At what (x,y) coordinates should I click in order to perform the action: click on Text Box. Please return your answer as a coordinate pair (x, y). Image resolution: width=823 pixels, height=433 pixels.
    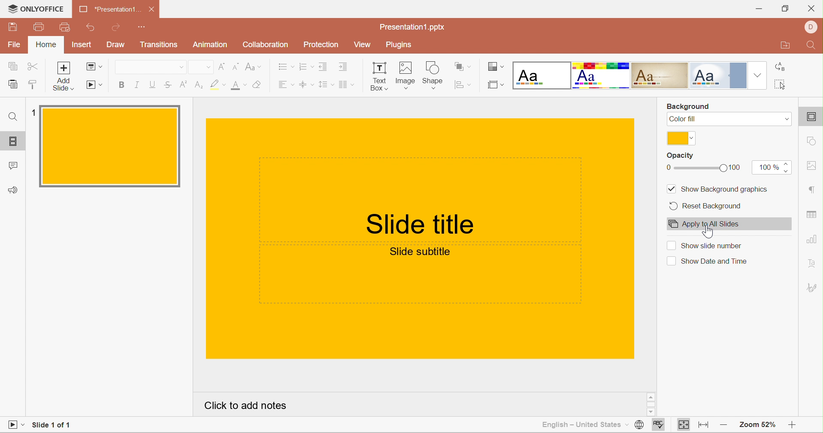
    Looking at the image, I should click on (377, 76).